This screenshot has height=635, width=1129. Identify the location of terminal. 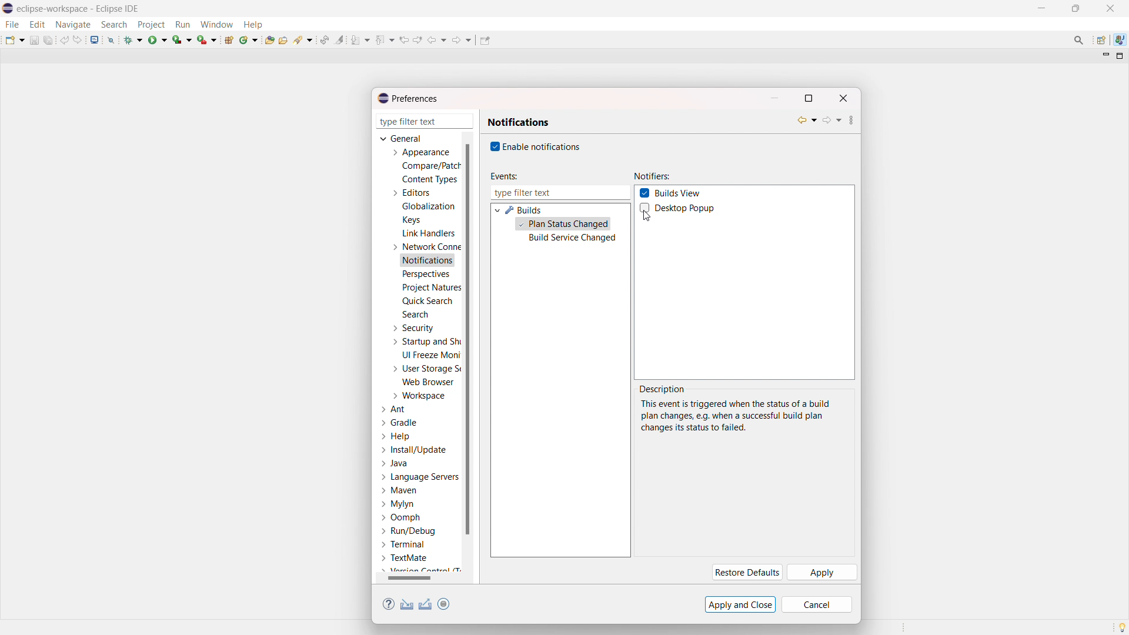
(404, 545).